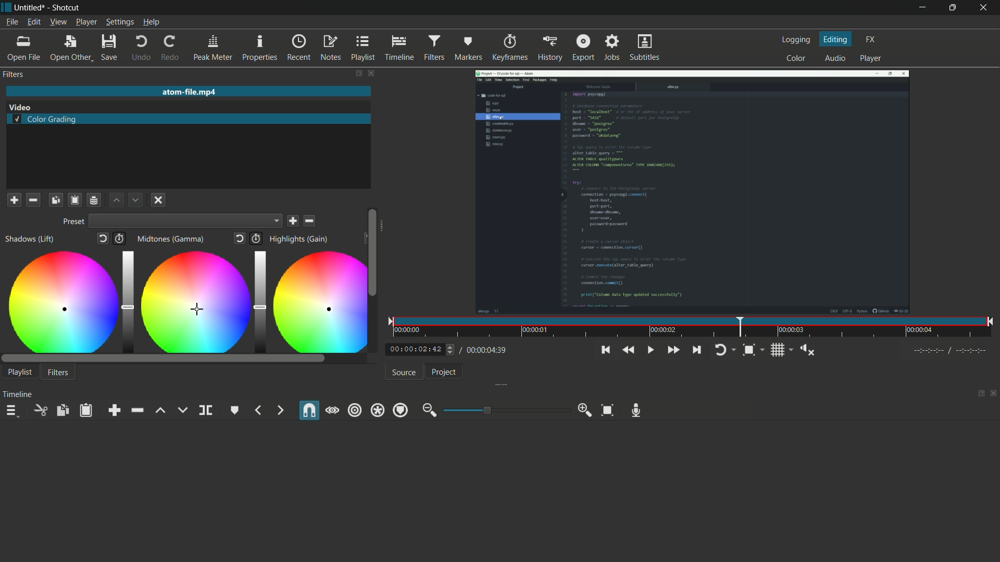 The width and height of the screenshot is (1000, 562). What do you see at coordinates (429, 411) in the screenshot?
I see `zoom out` at bounding box center [429, 411].